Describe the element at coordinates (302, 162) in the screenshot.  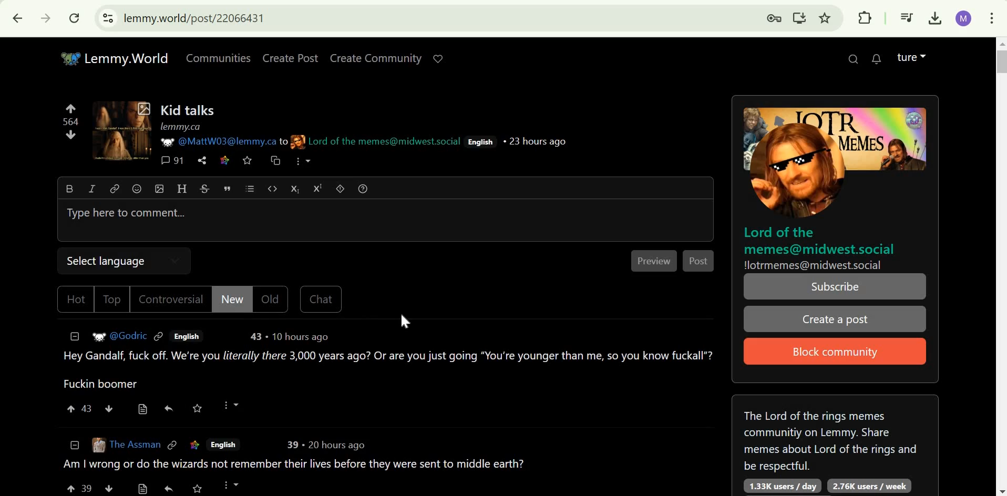
I see `more` at that location.